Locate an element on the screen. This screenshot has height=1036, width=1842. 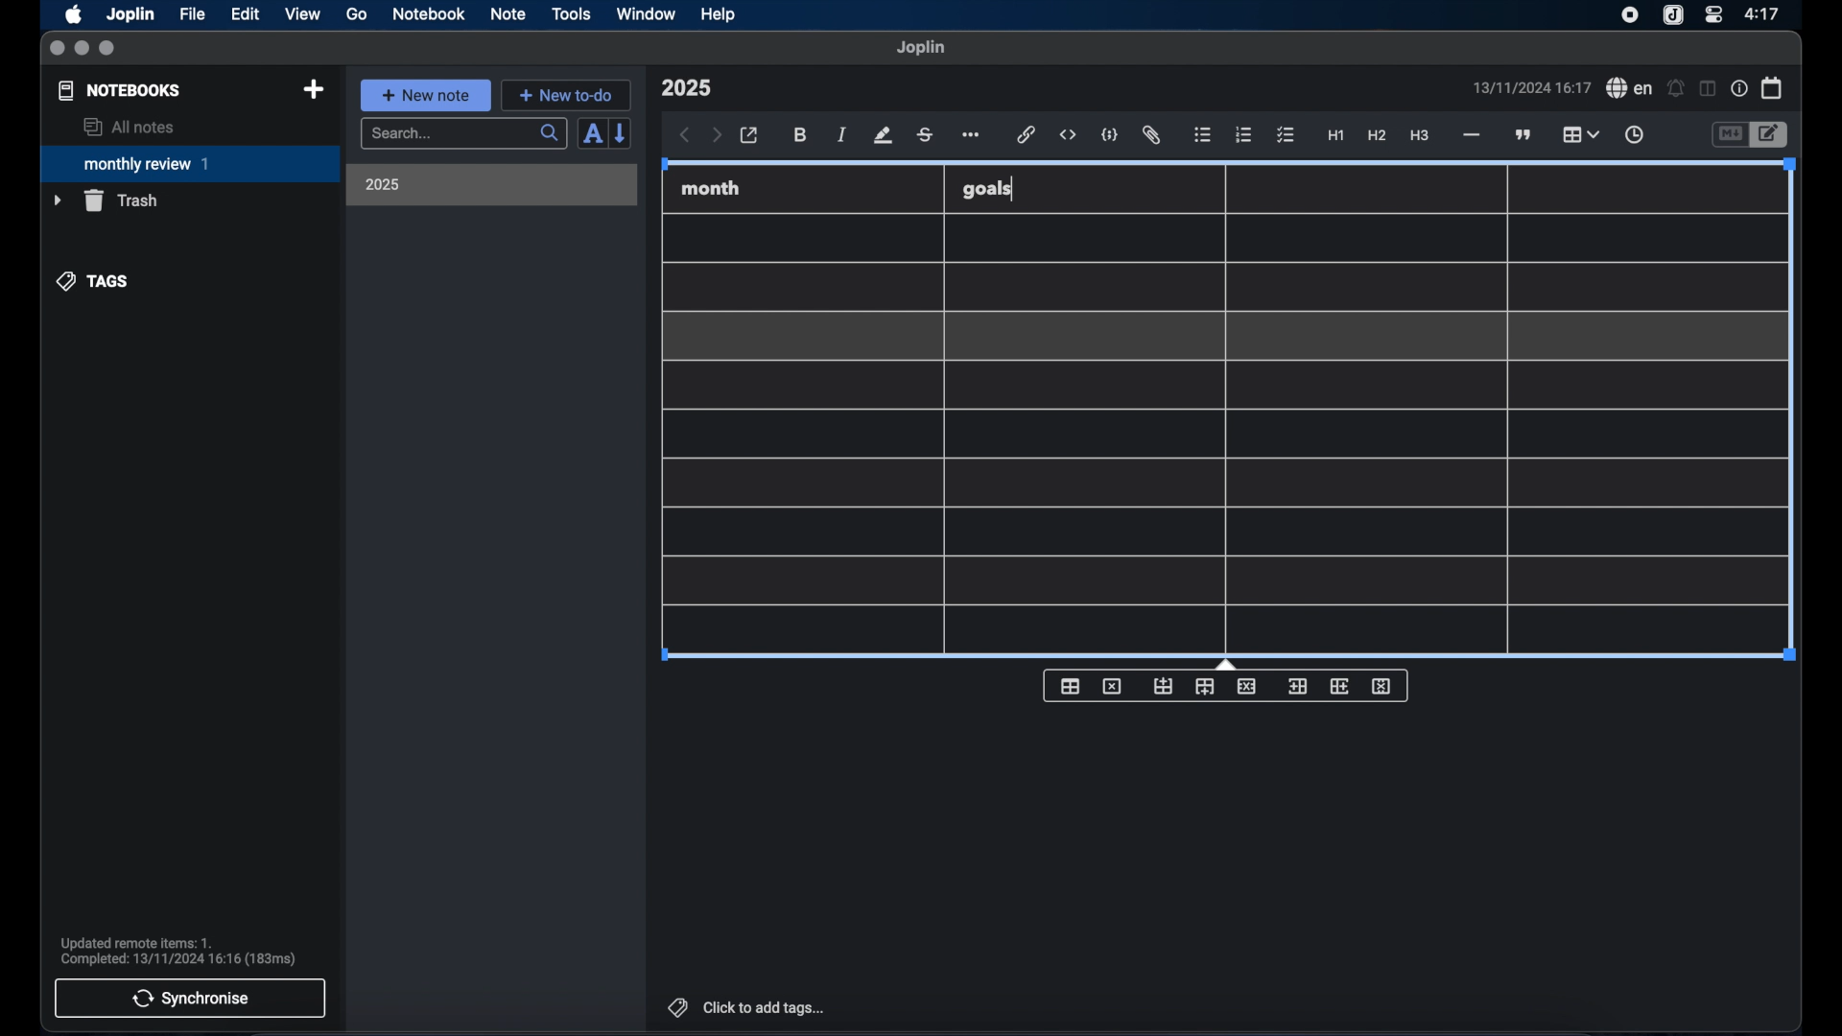
insert time is located at coordinates (1634, 135).